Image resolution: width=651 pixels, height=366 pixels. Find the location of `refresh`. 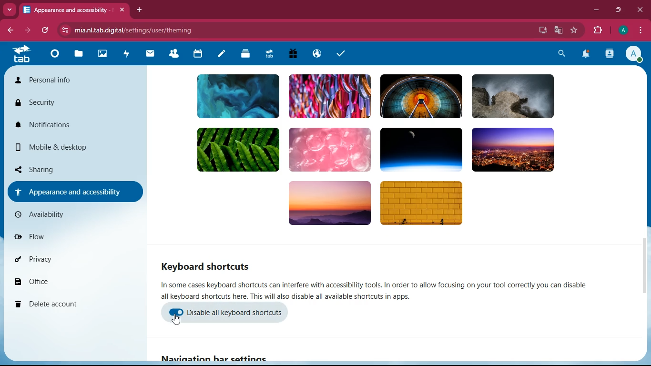

refresh is located at coordinates (46, 30).